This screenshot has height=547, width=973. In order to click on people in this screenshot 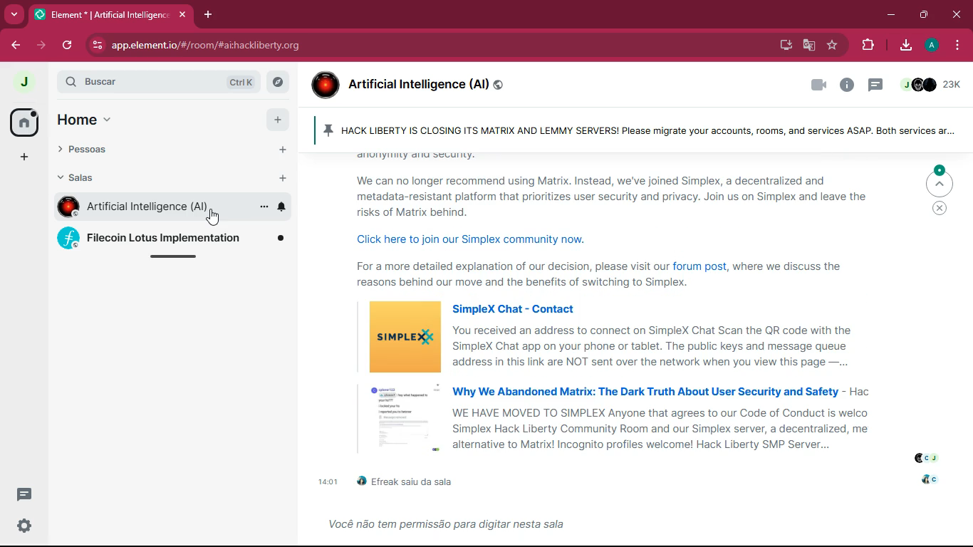, I will do `click(934, 83)`.